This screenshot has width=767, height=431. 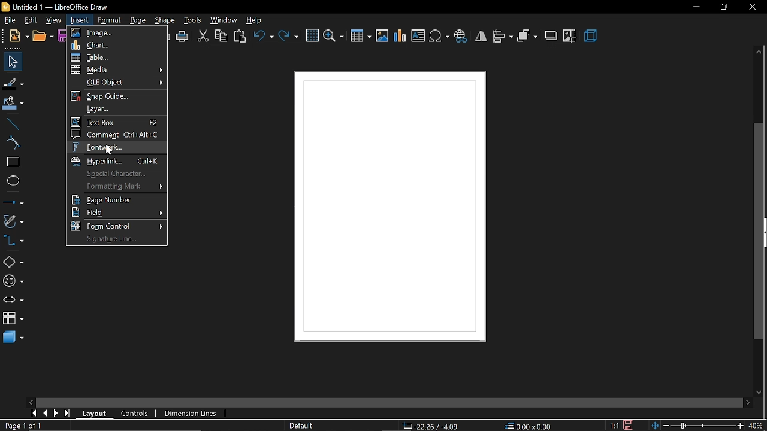 What do you see at coordinates (116, 58) in the screenshot?
I see `table` at bounding box center [116, 58].